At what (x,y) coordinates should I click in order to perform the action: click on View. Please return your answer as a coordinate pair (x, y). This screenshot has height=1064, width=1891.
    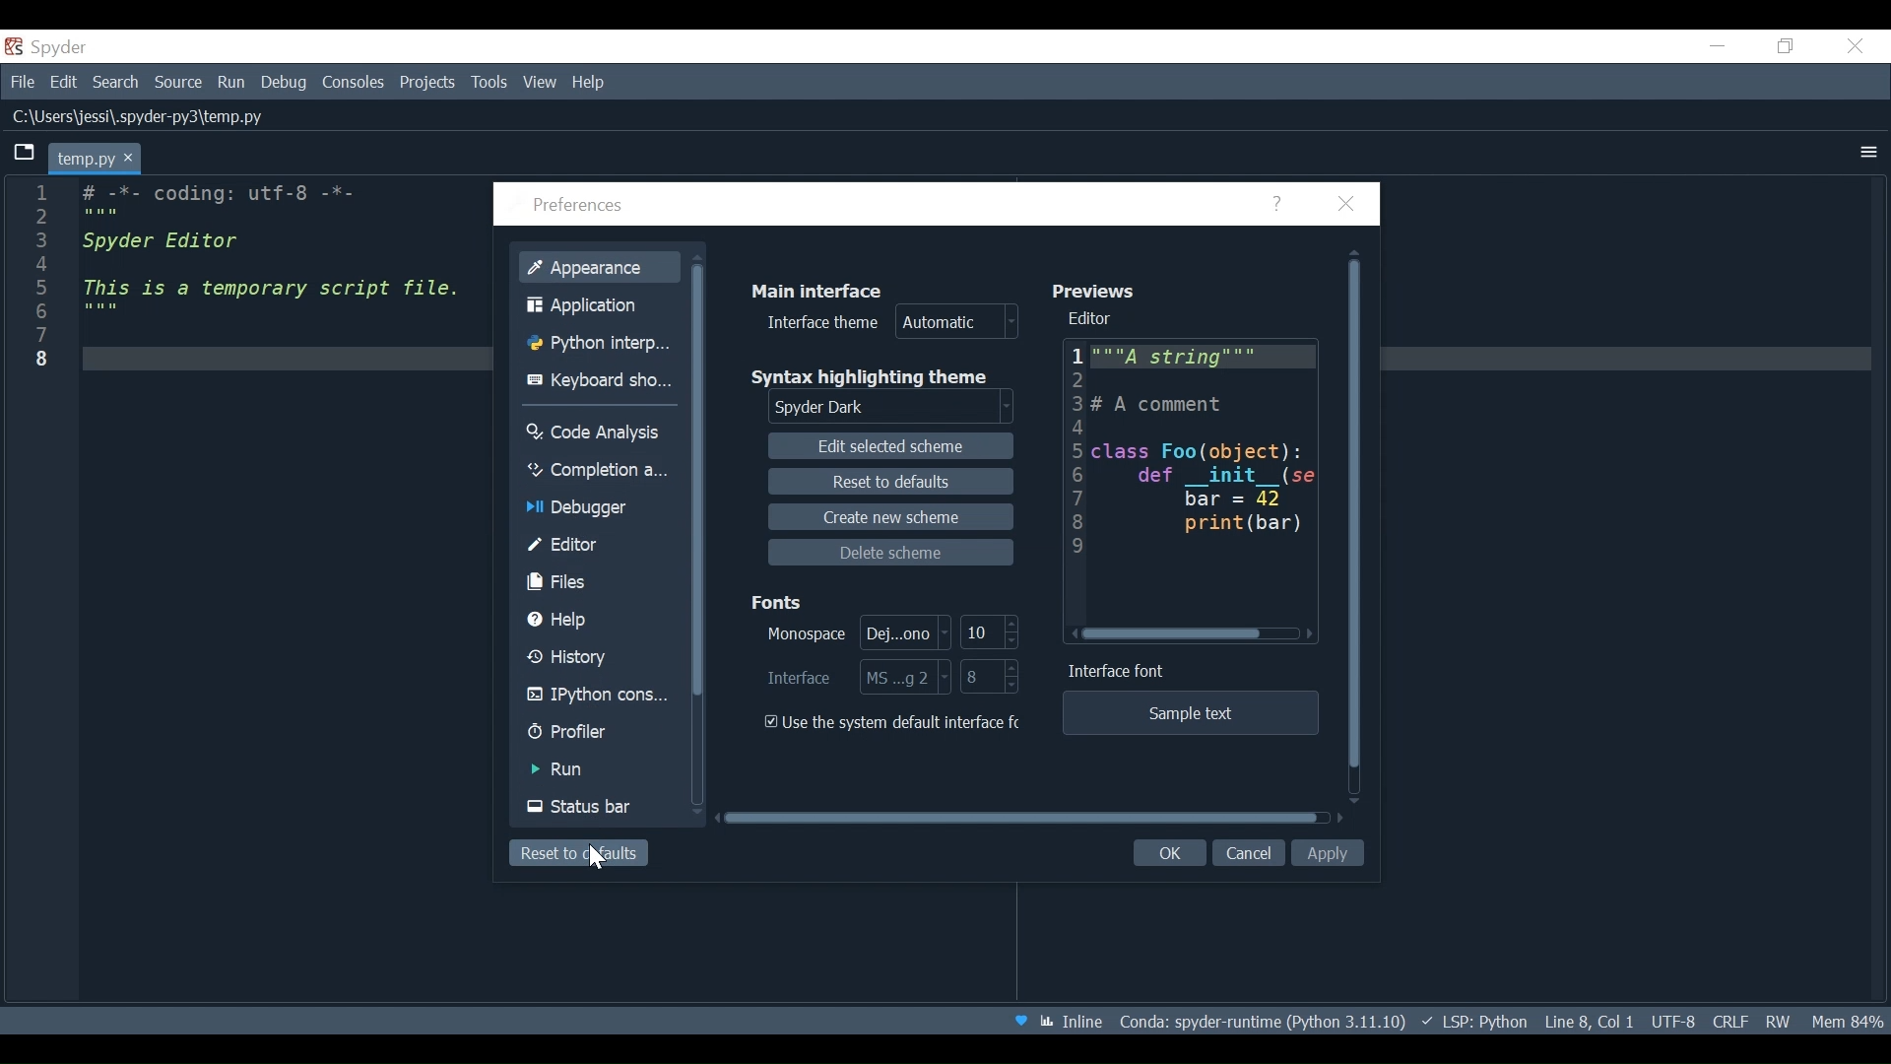
    Looking at the image, I should click on (541, 82).